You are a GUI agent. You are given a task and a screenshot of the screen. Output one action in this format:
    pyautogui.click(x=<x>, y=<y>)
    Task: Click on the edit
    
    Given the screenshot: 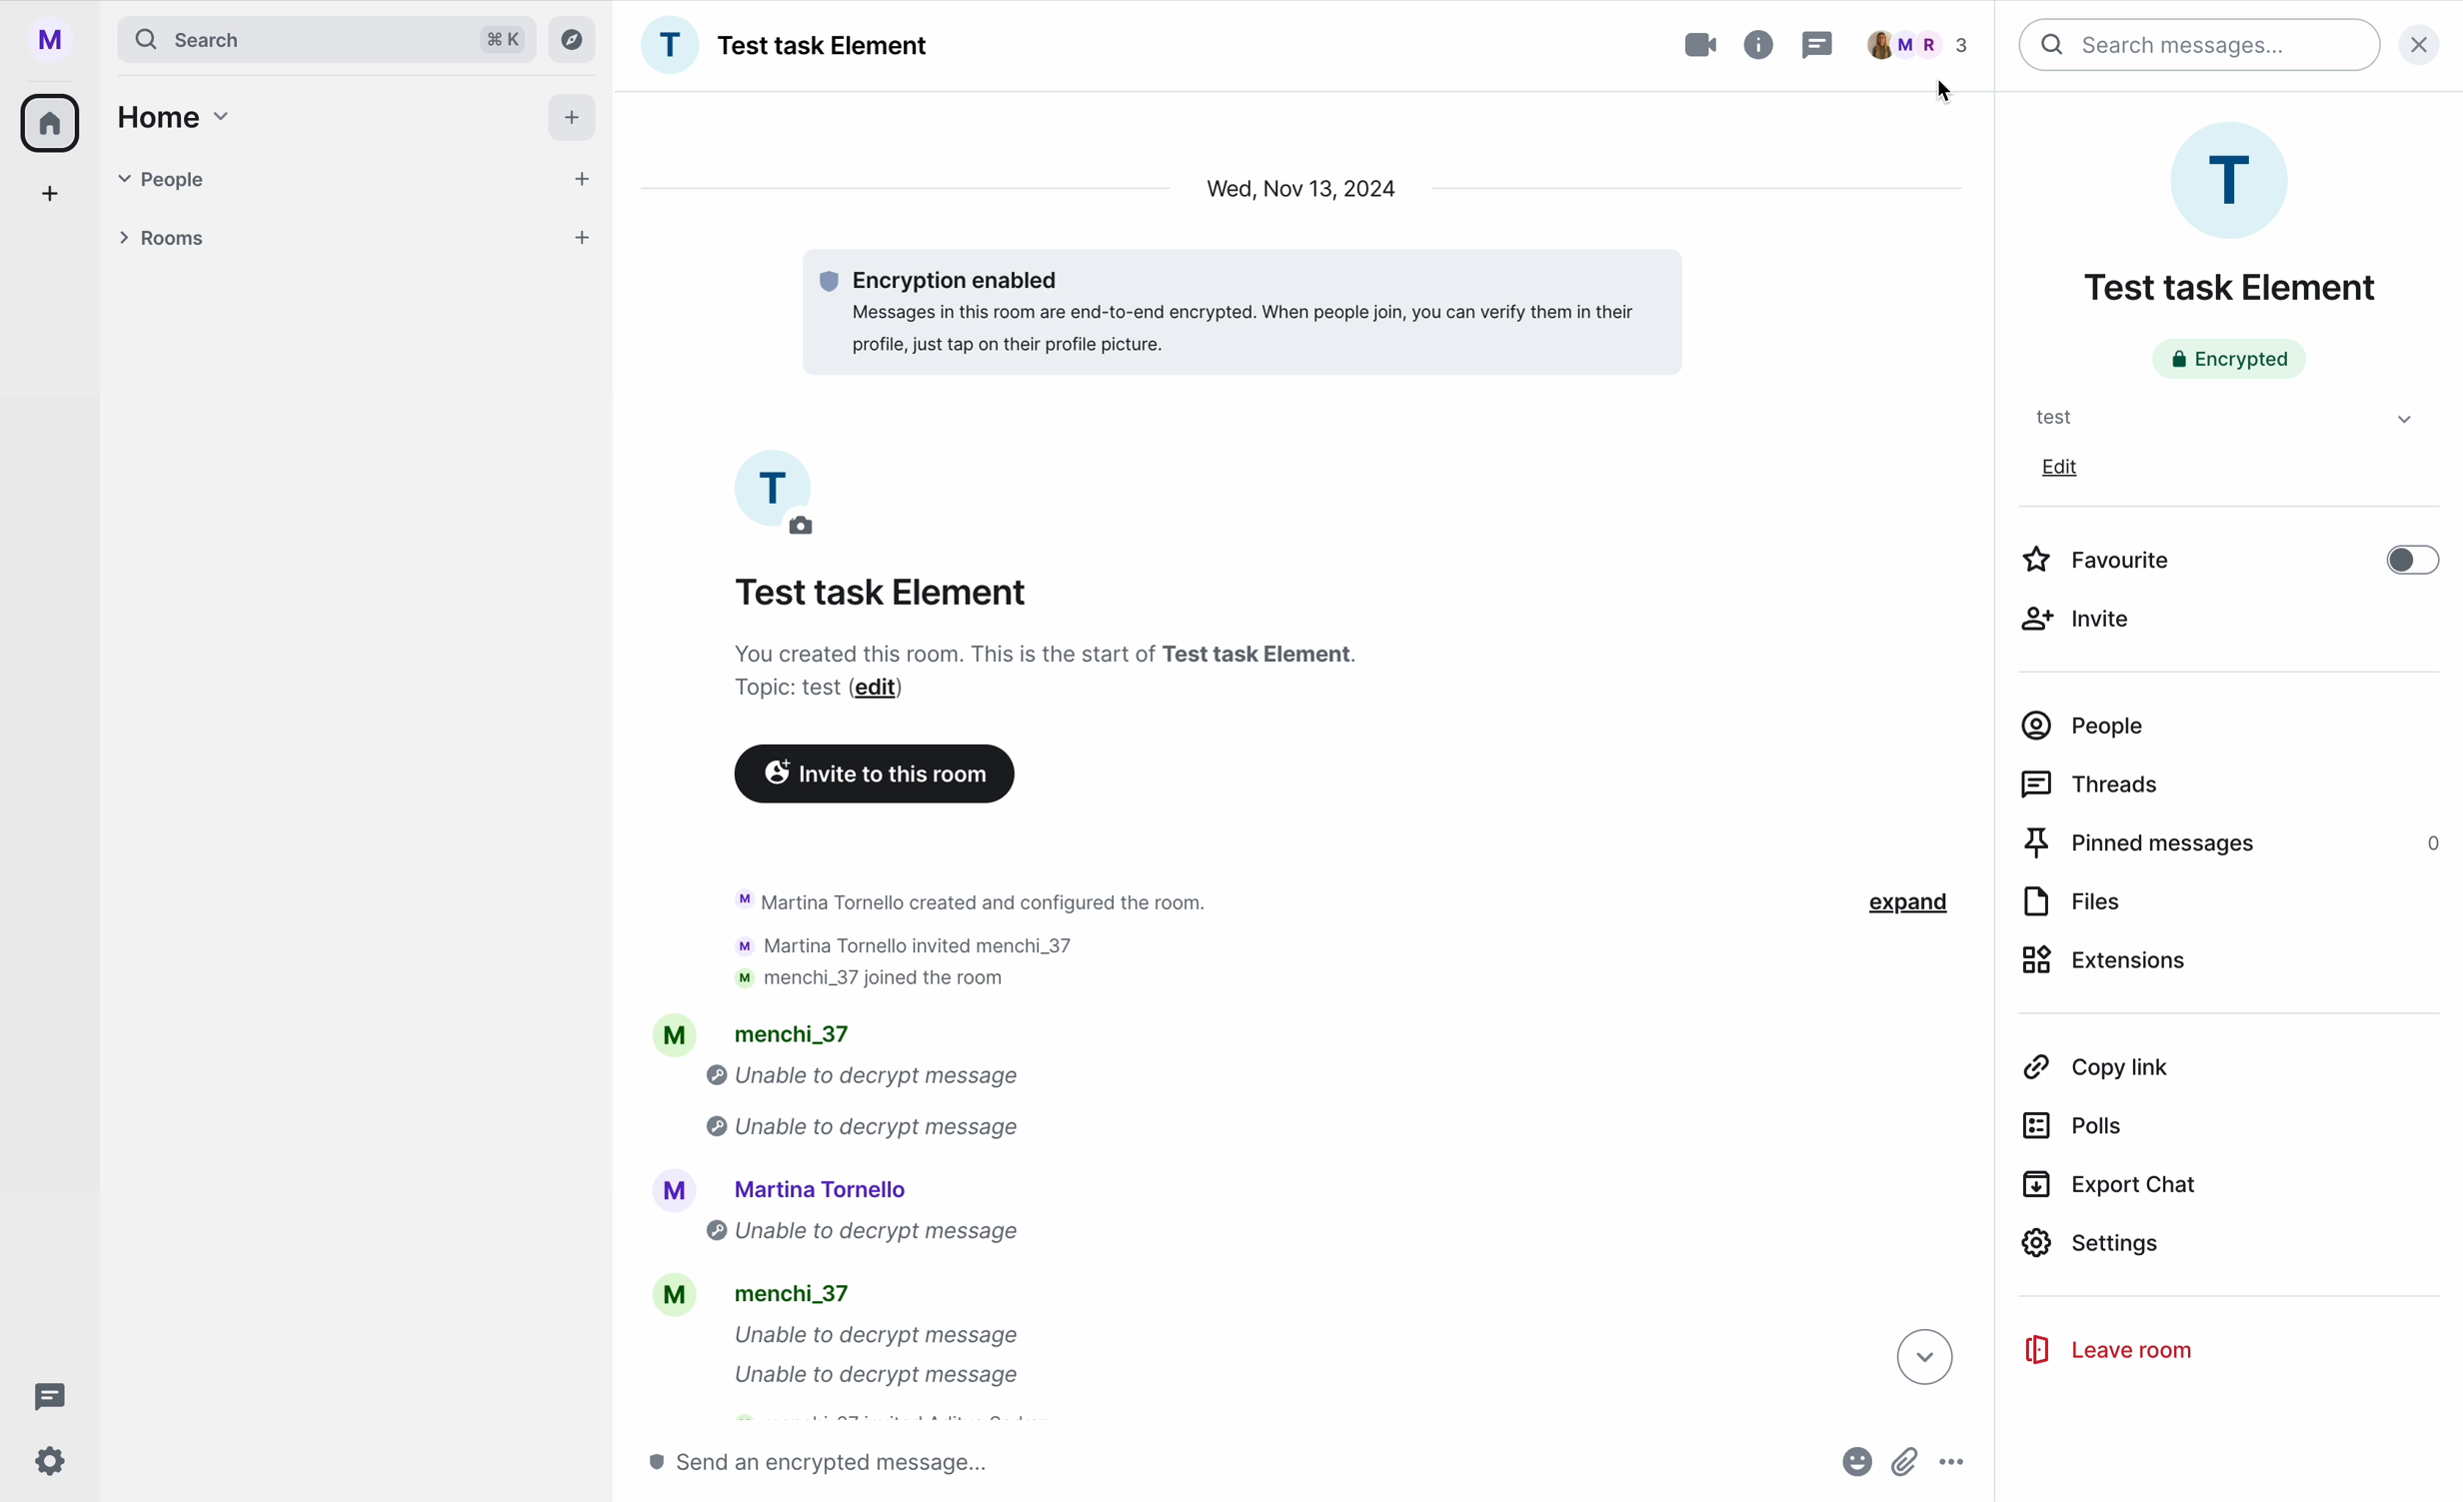 What is the action you would take?
    pyautogui.click(x=2062, y=467)
    